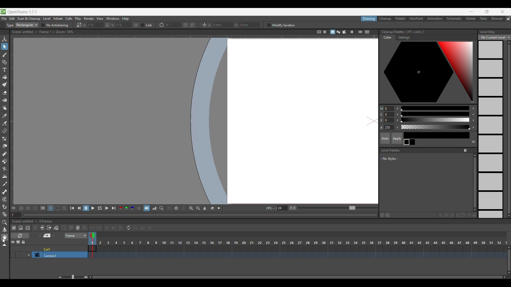 This screenshot has width=511, height=287. I want to click on Tracker tool, so click(5, 199).